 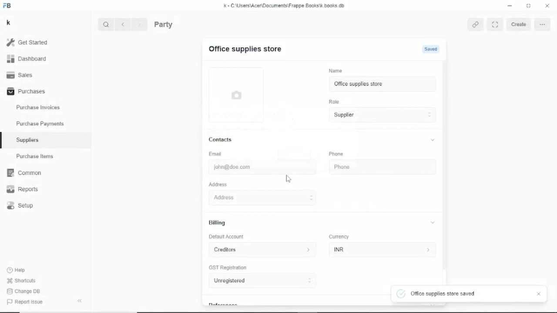 I want to click on Creditors, so click(x=262, y=250).